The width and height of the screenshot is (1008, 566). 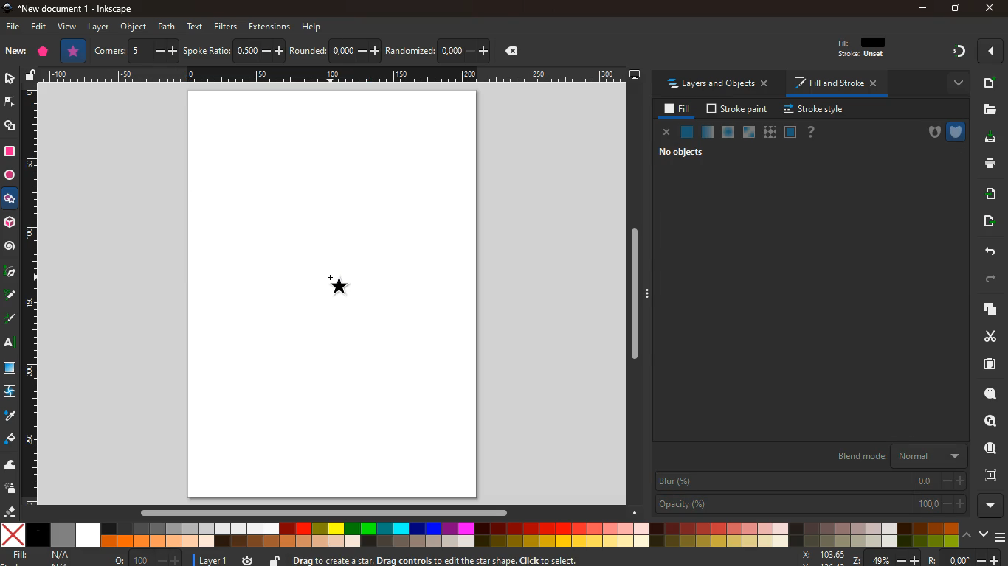 I want to click on frame, so click(x=790, y=131).